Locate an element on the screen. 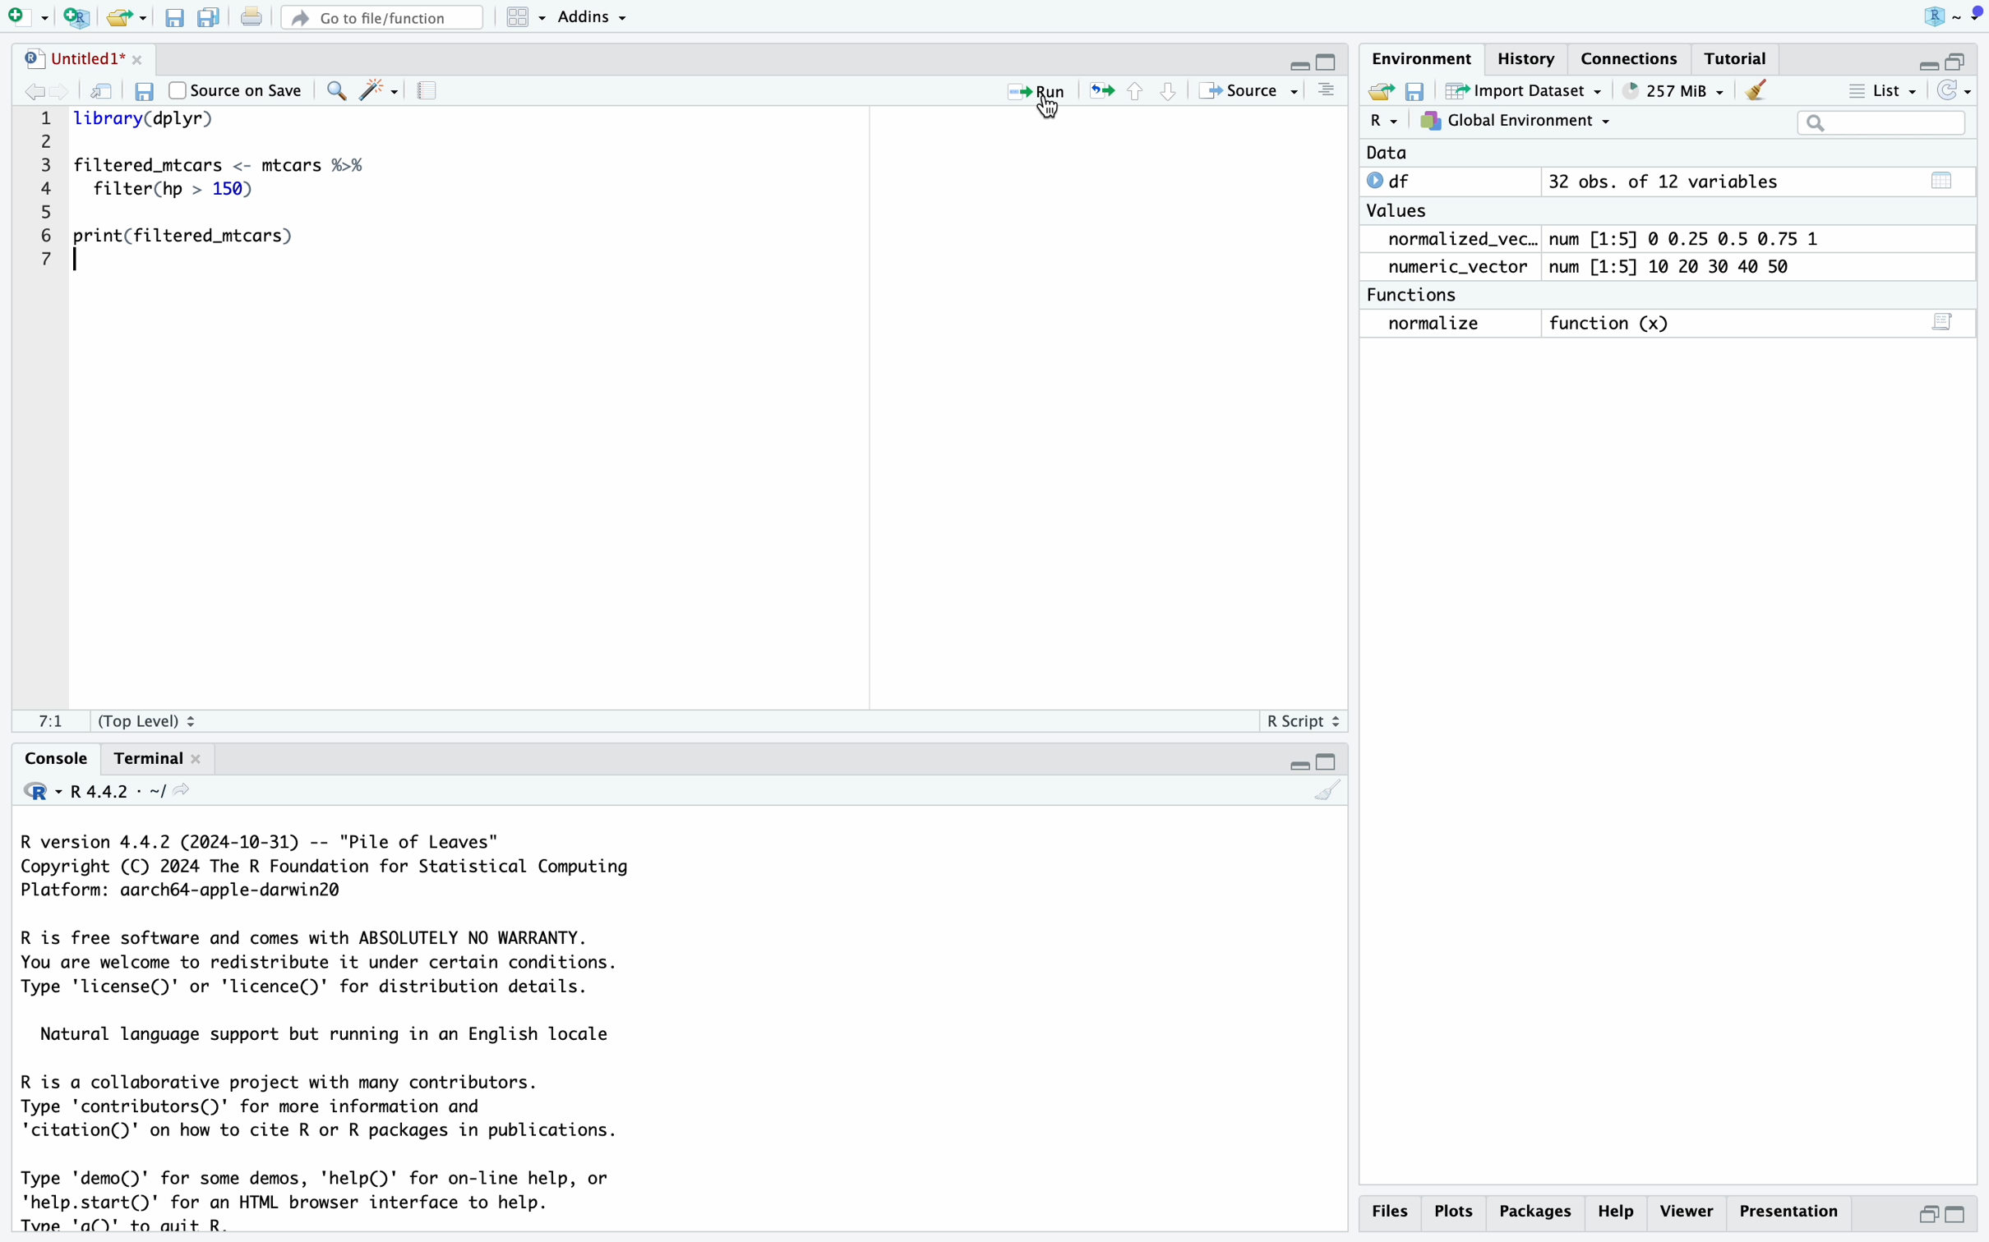 Image resolution: width=1989 pixels, height=1242 pixels. Console is located at coordinates (57, 758).